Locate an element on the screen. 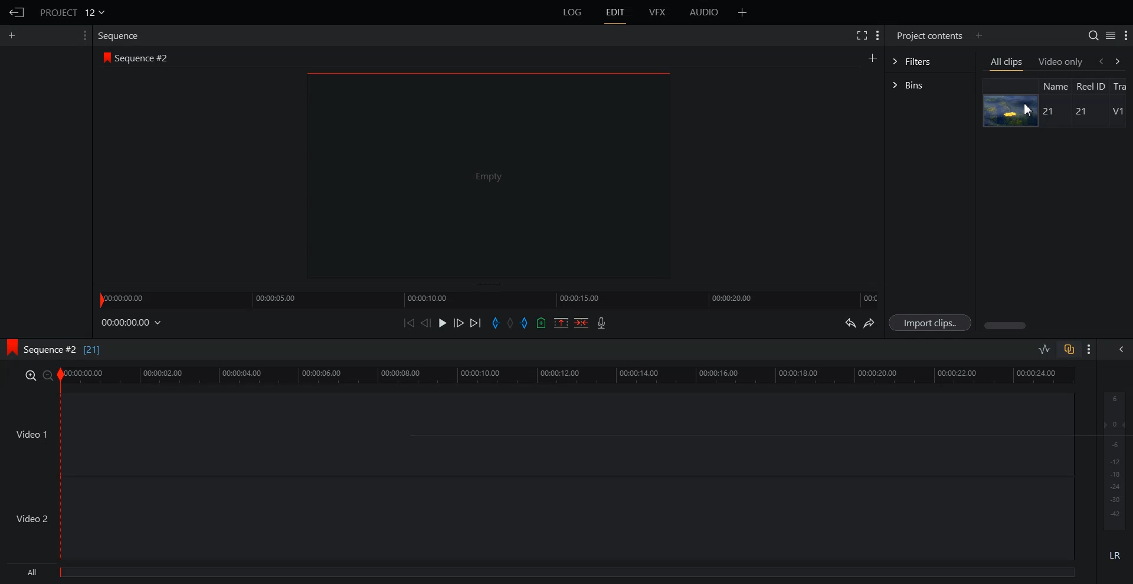 The height and width of the screenshot is (584, 1133). name is located at coordinates (1055, 86).